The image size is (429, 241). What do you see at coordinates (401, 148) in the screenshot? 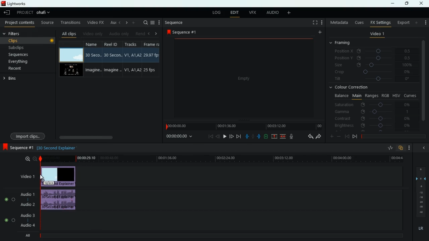
I see `overlap` at bounding box center [401, 148].